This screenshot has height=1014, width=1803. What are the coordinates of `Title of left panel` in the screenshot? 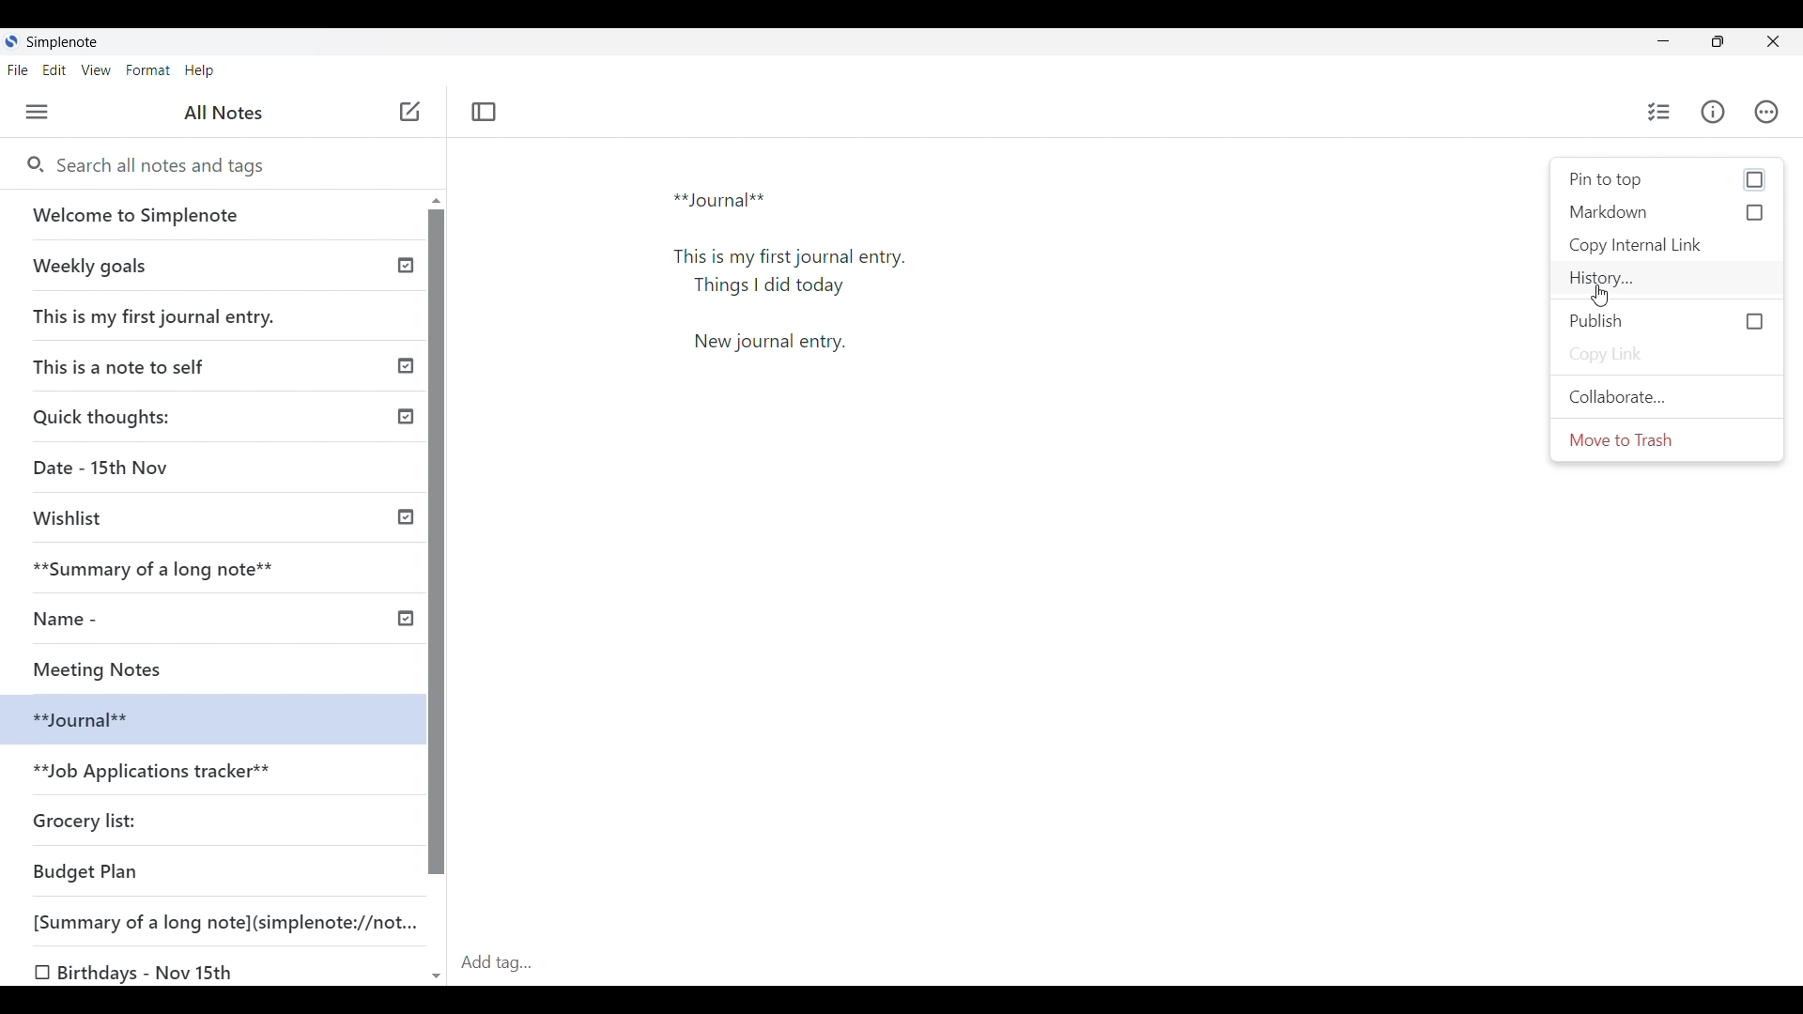 It's located at (223, 113).